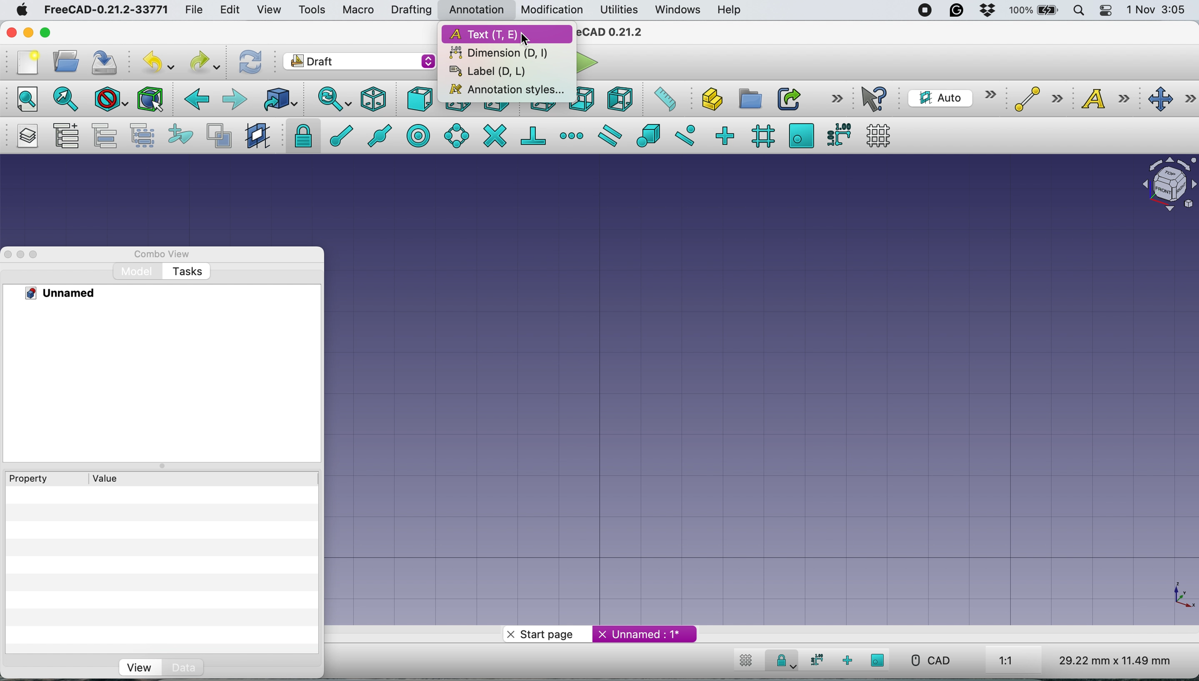 The height and width of the screenshot is (681, 1199). I want to click on snap working plane, so click(882, 659).